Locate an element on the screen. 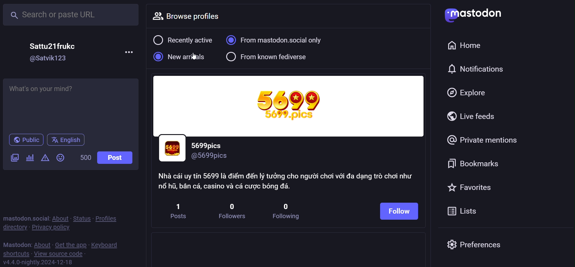  Mastodon is located at coordinates (482, 14).